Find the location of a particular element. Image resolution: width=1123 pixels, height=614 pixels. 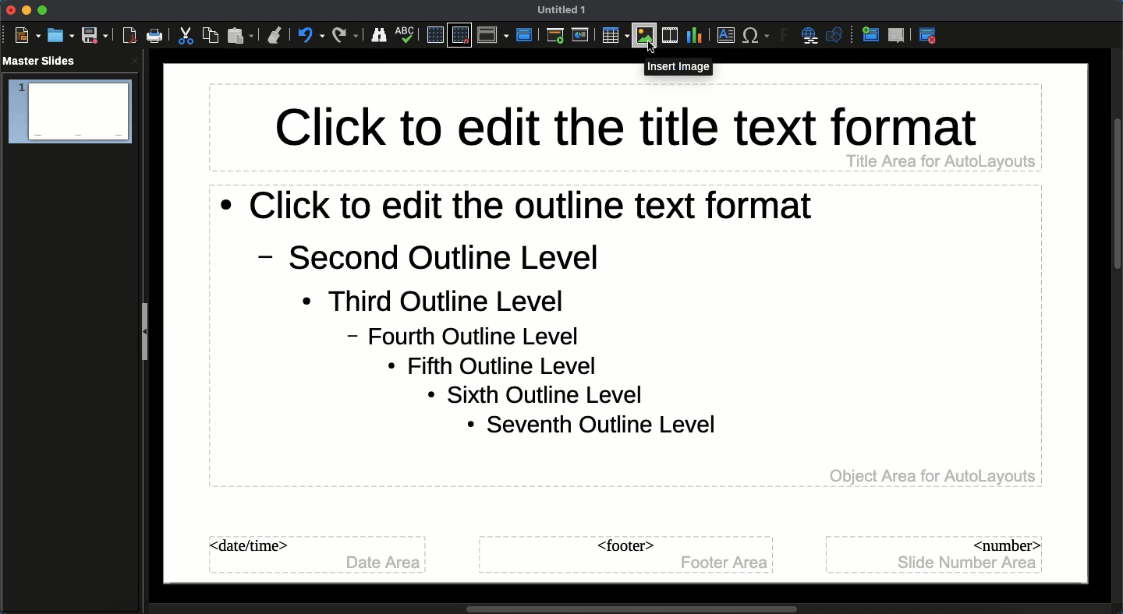

New is located at coordinates (25, 35).